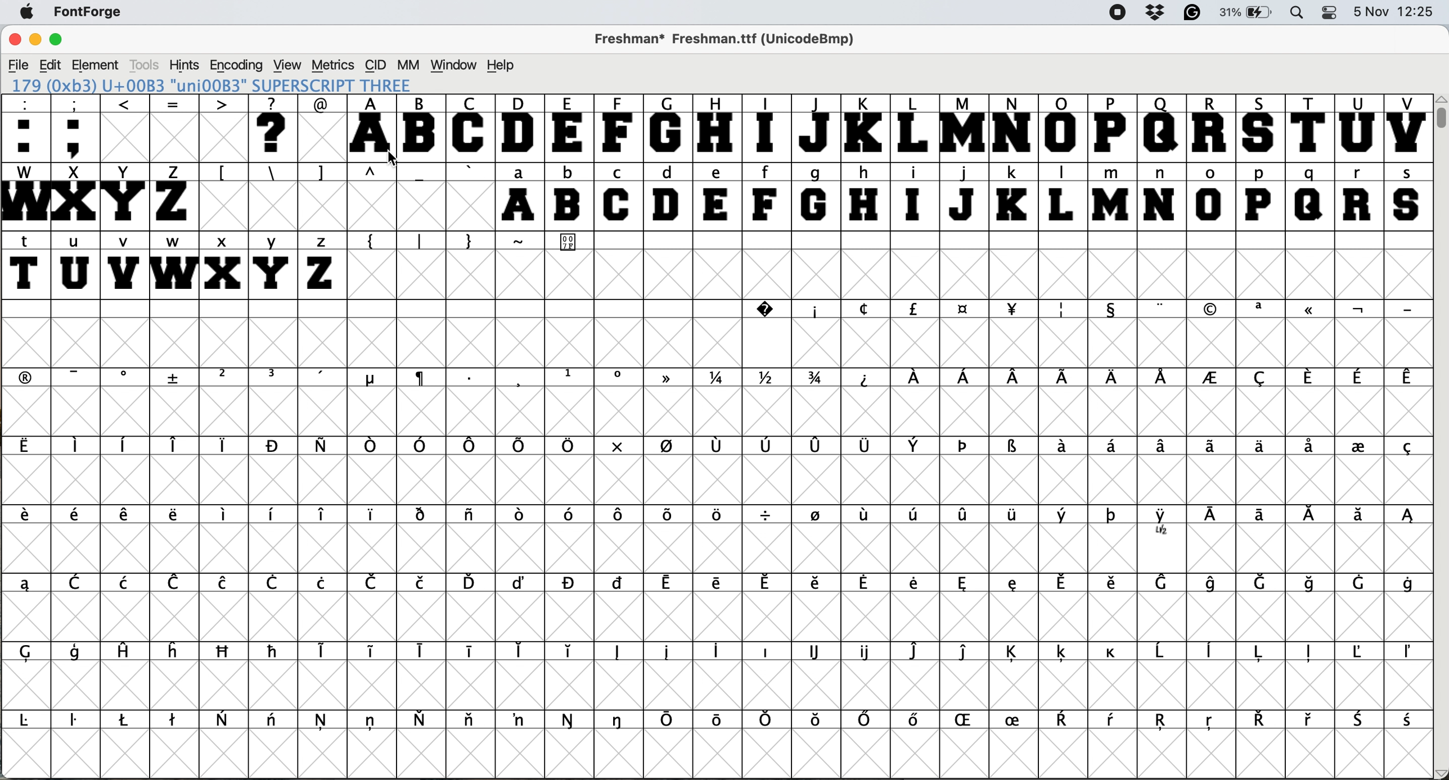  Describe the element at coordinates (1159, 196) in the screenshot. I see `n` at that location.